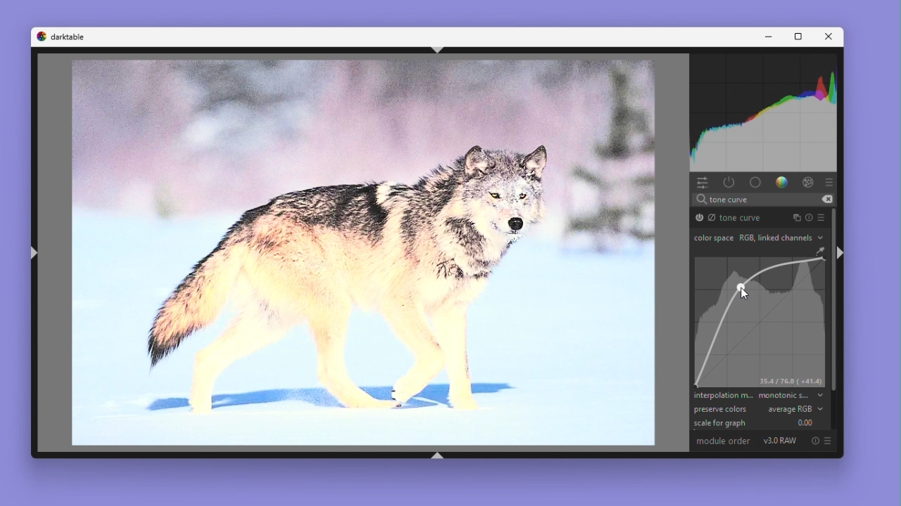  Describe the element at coordinates (764, 115) in the screenshot. I see `Waveform` at that location.